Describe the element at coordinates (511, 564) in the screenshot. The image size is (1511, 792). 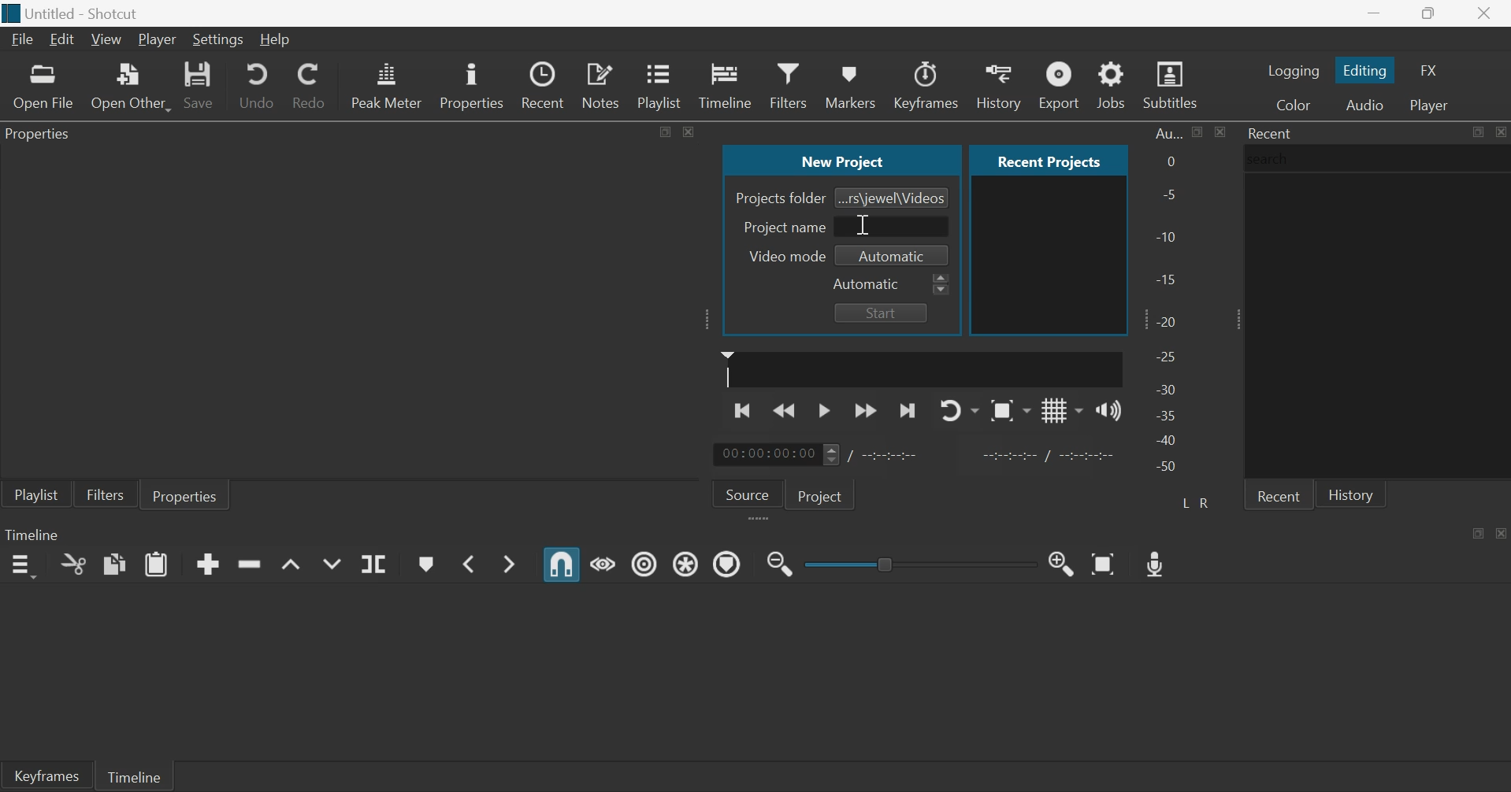
I see `Next marker` at that location.